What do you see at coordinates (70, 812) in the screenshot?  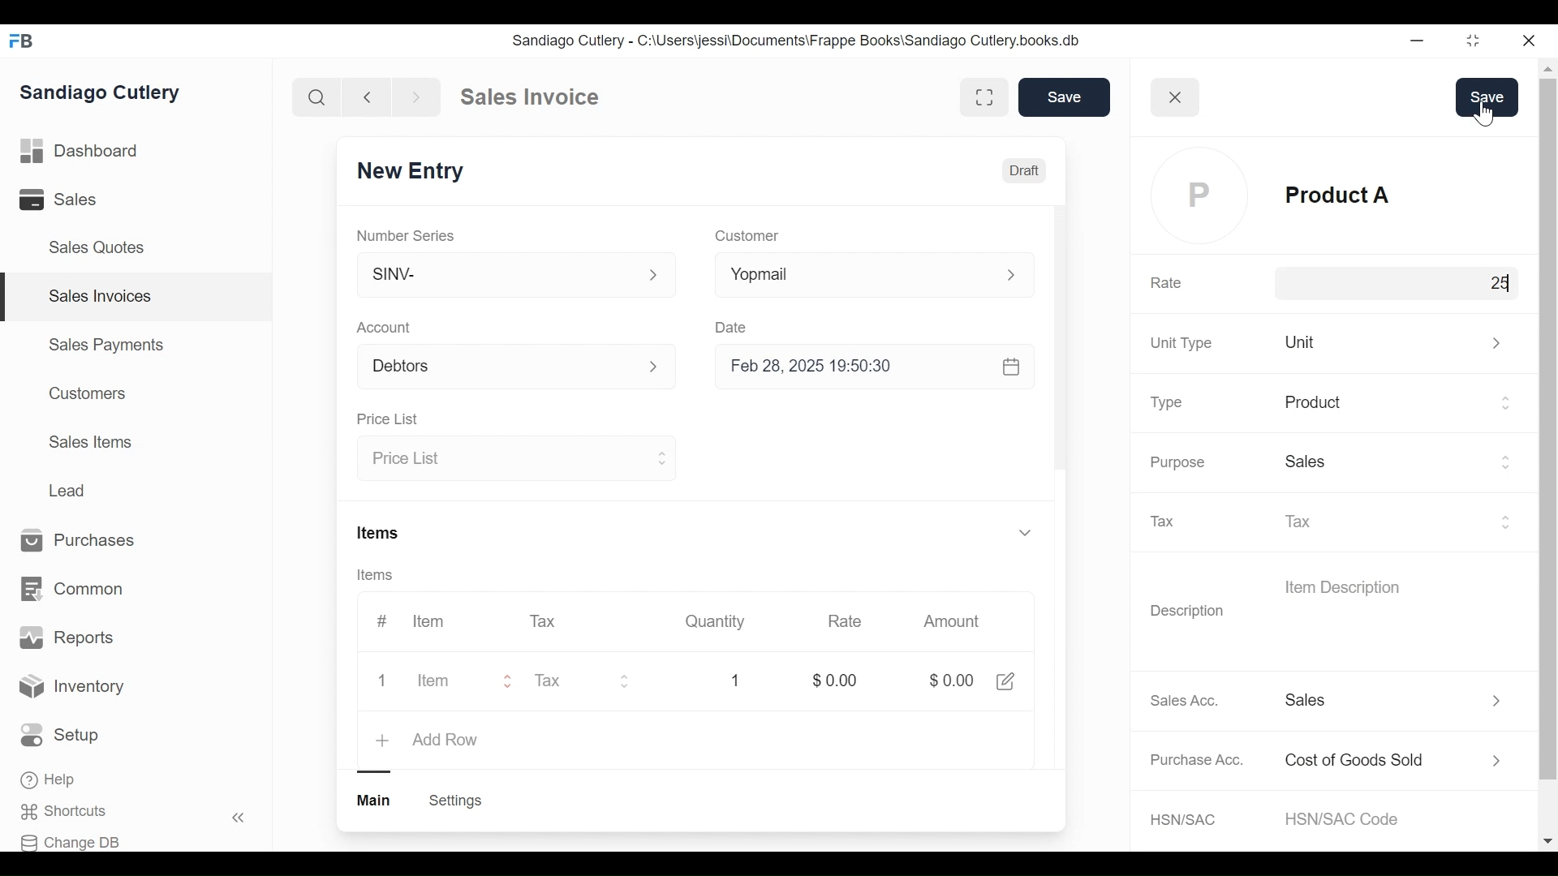 I see `Shortcuts` at bounding box center [70, 812].